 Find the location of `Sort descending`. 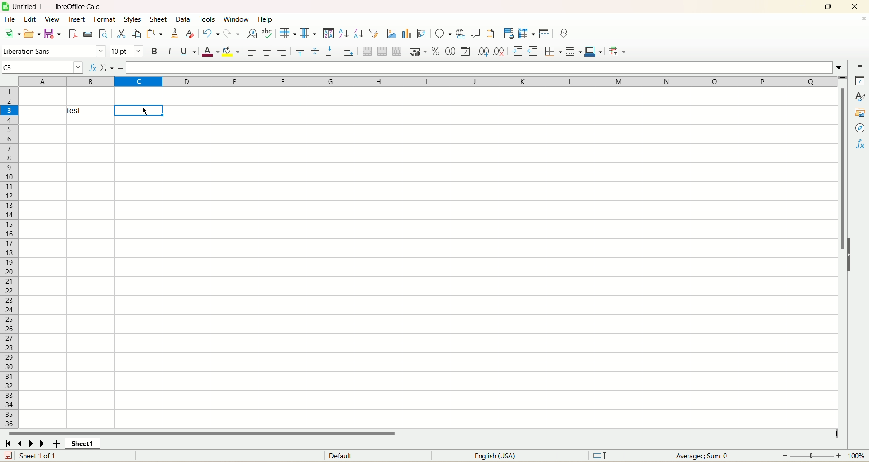

Sort descending is located at coordinates (359, 33).